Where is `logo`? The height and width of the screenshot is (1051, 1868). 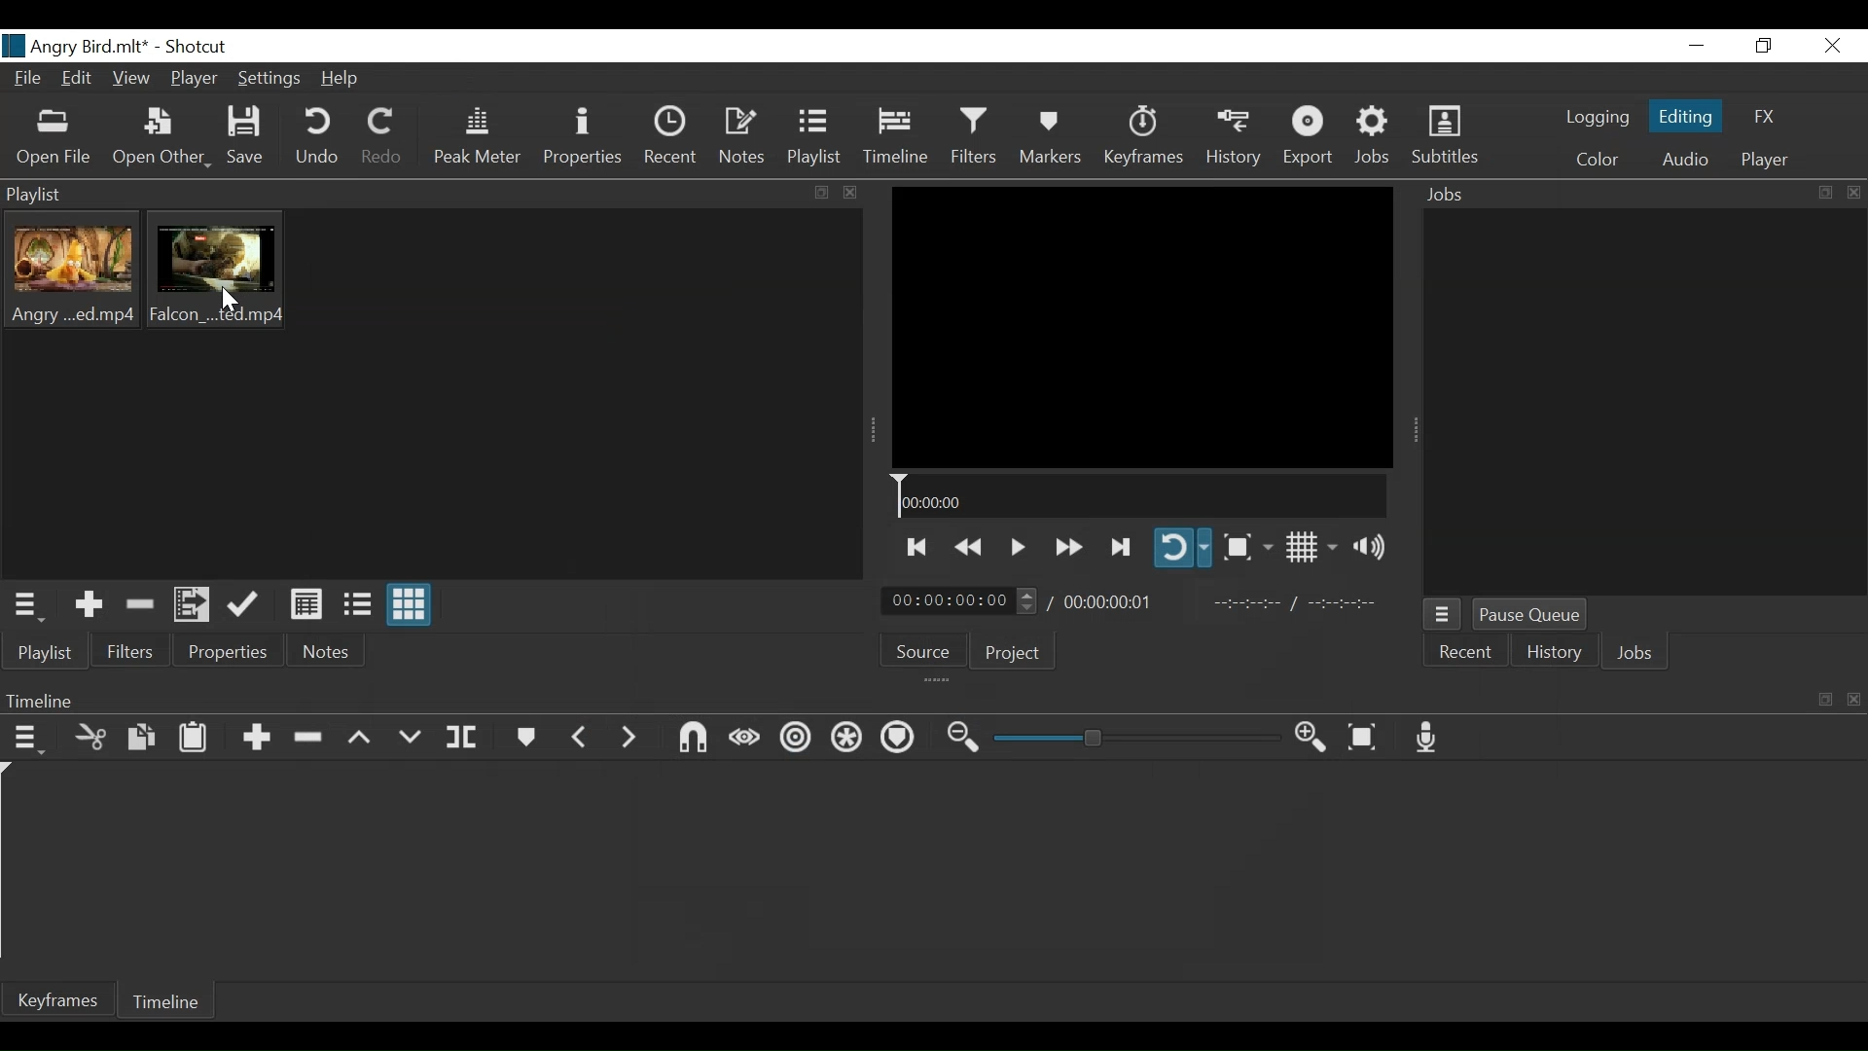
logo is located at coordinates (14, 46).